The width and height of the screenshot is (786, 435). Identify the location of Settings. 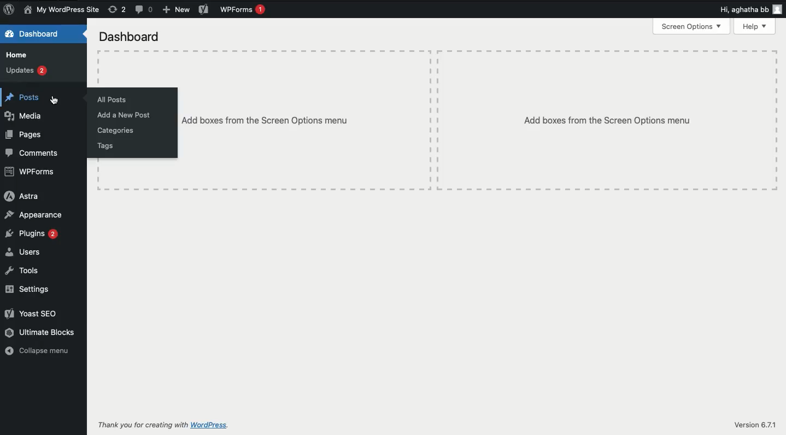
(27, 289).